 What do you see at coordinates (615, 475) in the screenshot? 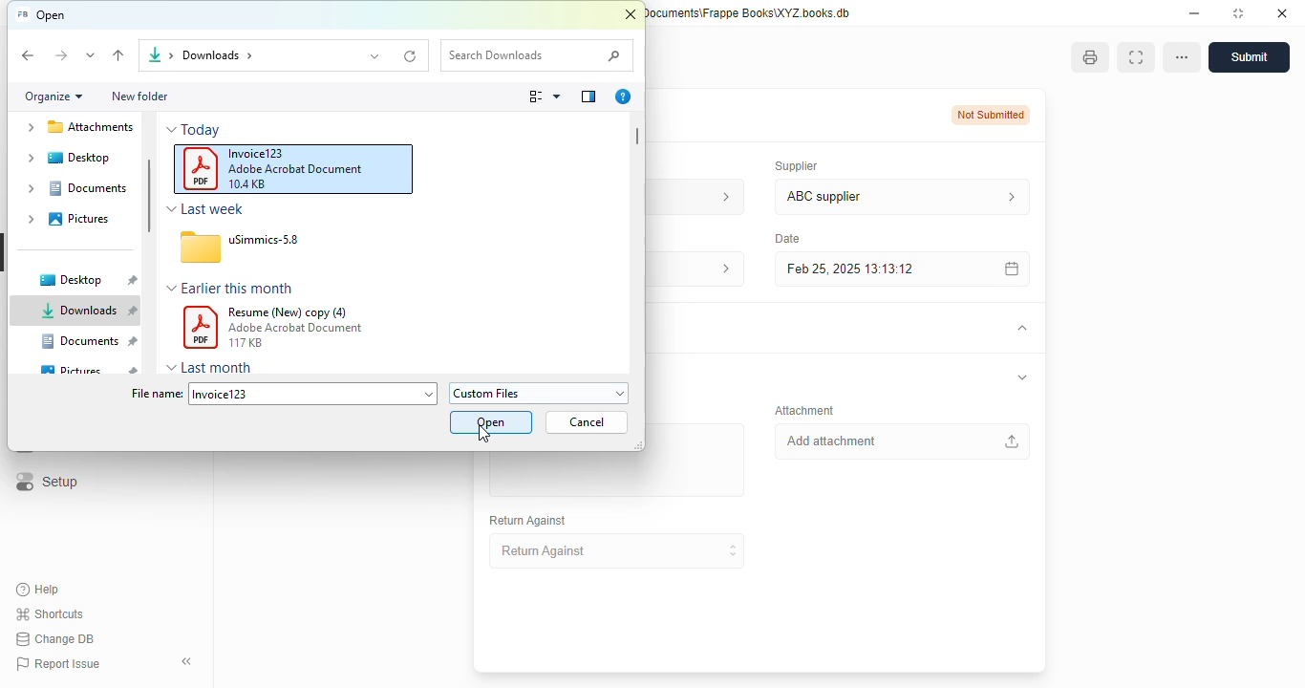
I see `add invoice items` at bounding box center [615, 475].